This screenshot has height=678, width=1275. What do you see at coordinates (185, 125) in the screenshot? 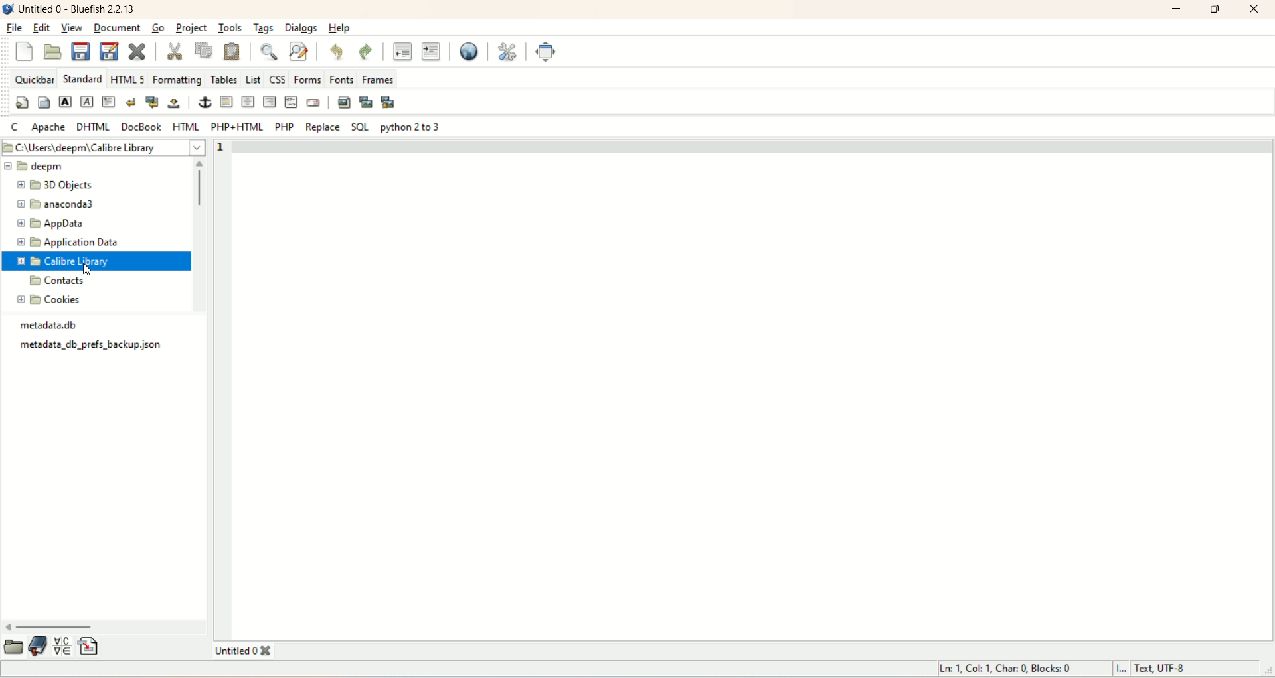
I see `HTML` at bounding box center [185, 125].